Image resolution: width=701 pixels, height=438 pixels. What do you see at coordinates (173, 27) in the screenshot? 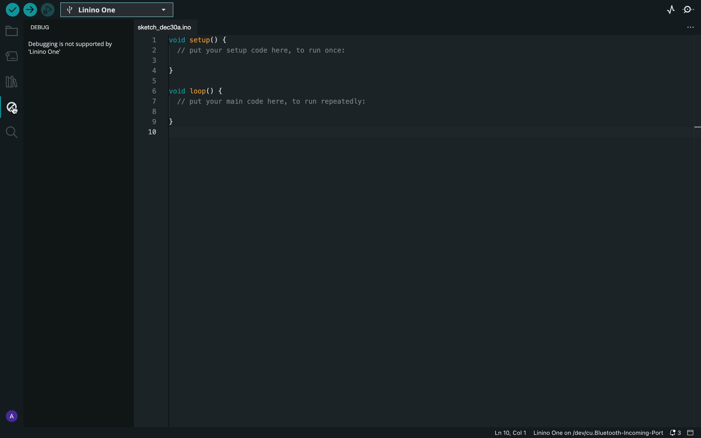
I see `file tab` at bounding box center [173, 27].